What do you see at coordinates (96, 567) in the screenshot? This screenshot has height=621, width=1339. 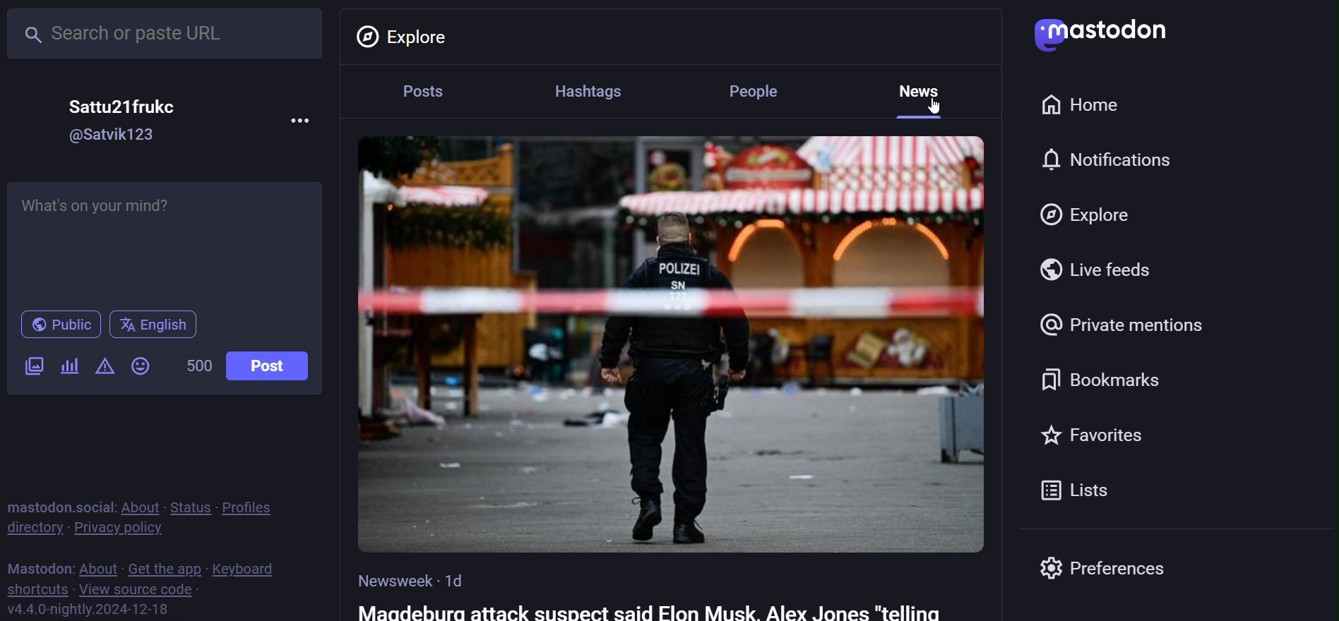 I see `about` at bounding box center [96, 567].